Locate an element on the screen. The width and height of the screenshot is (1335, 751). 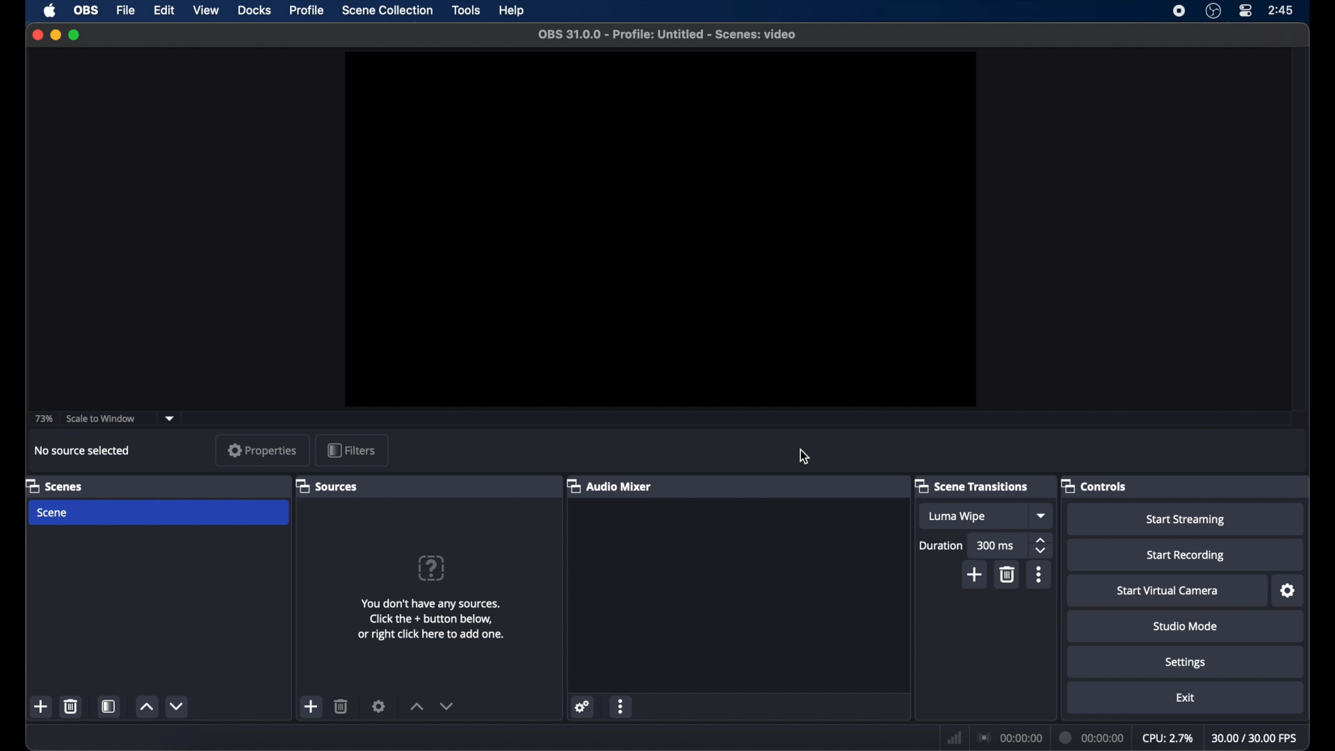
delete is located at coordinates (72, 706).